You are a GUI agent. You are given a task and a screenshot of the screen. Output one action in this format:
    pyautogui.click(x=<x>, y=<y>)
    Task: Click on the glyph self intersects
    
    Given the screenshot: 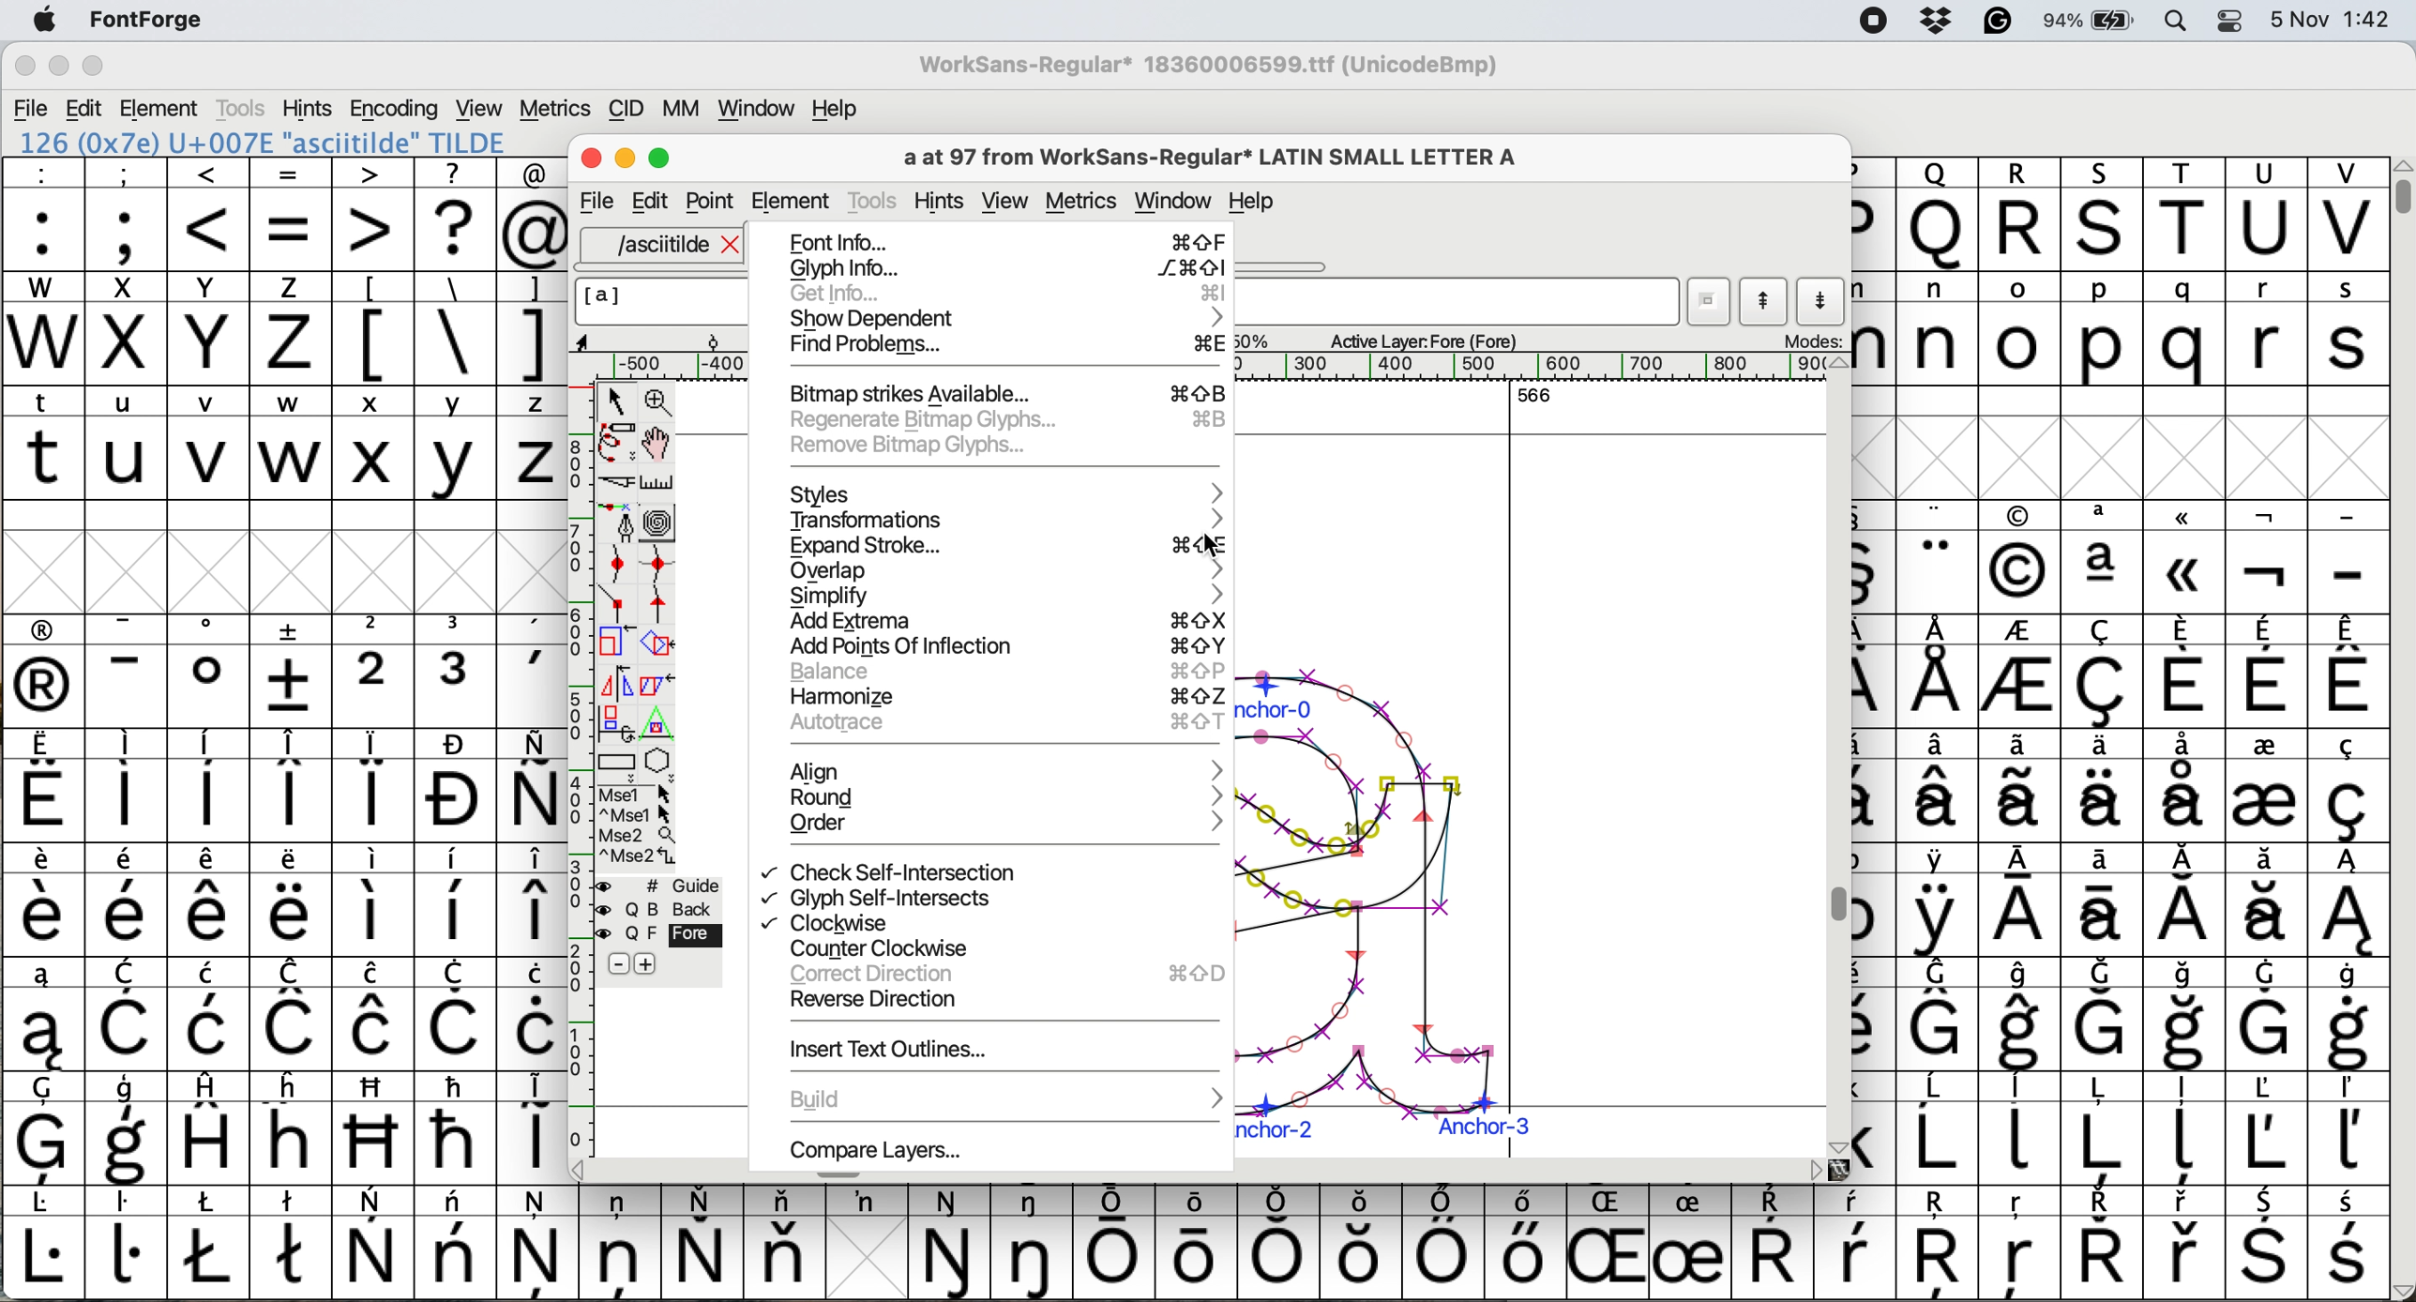 What is the action you would take?
    pyautogui.click(x=880, y=898)
    